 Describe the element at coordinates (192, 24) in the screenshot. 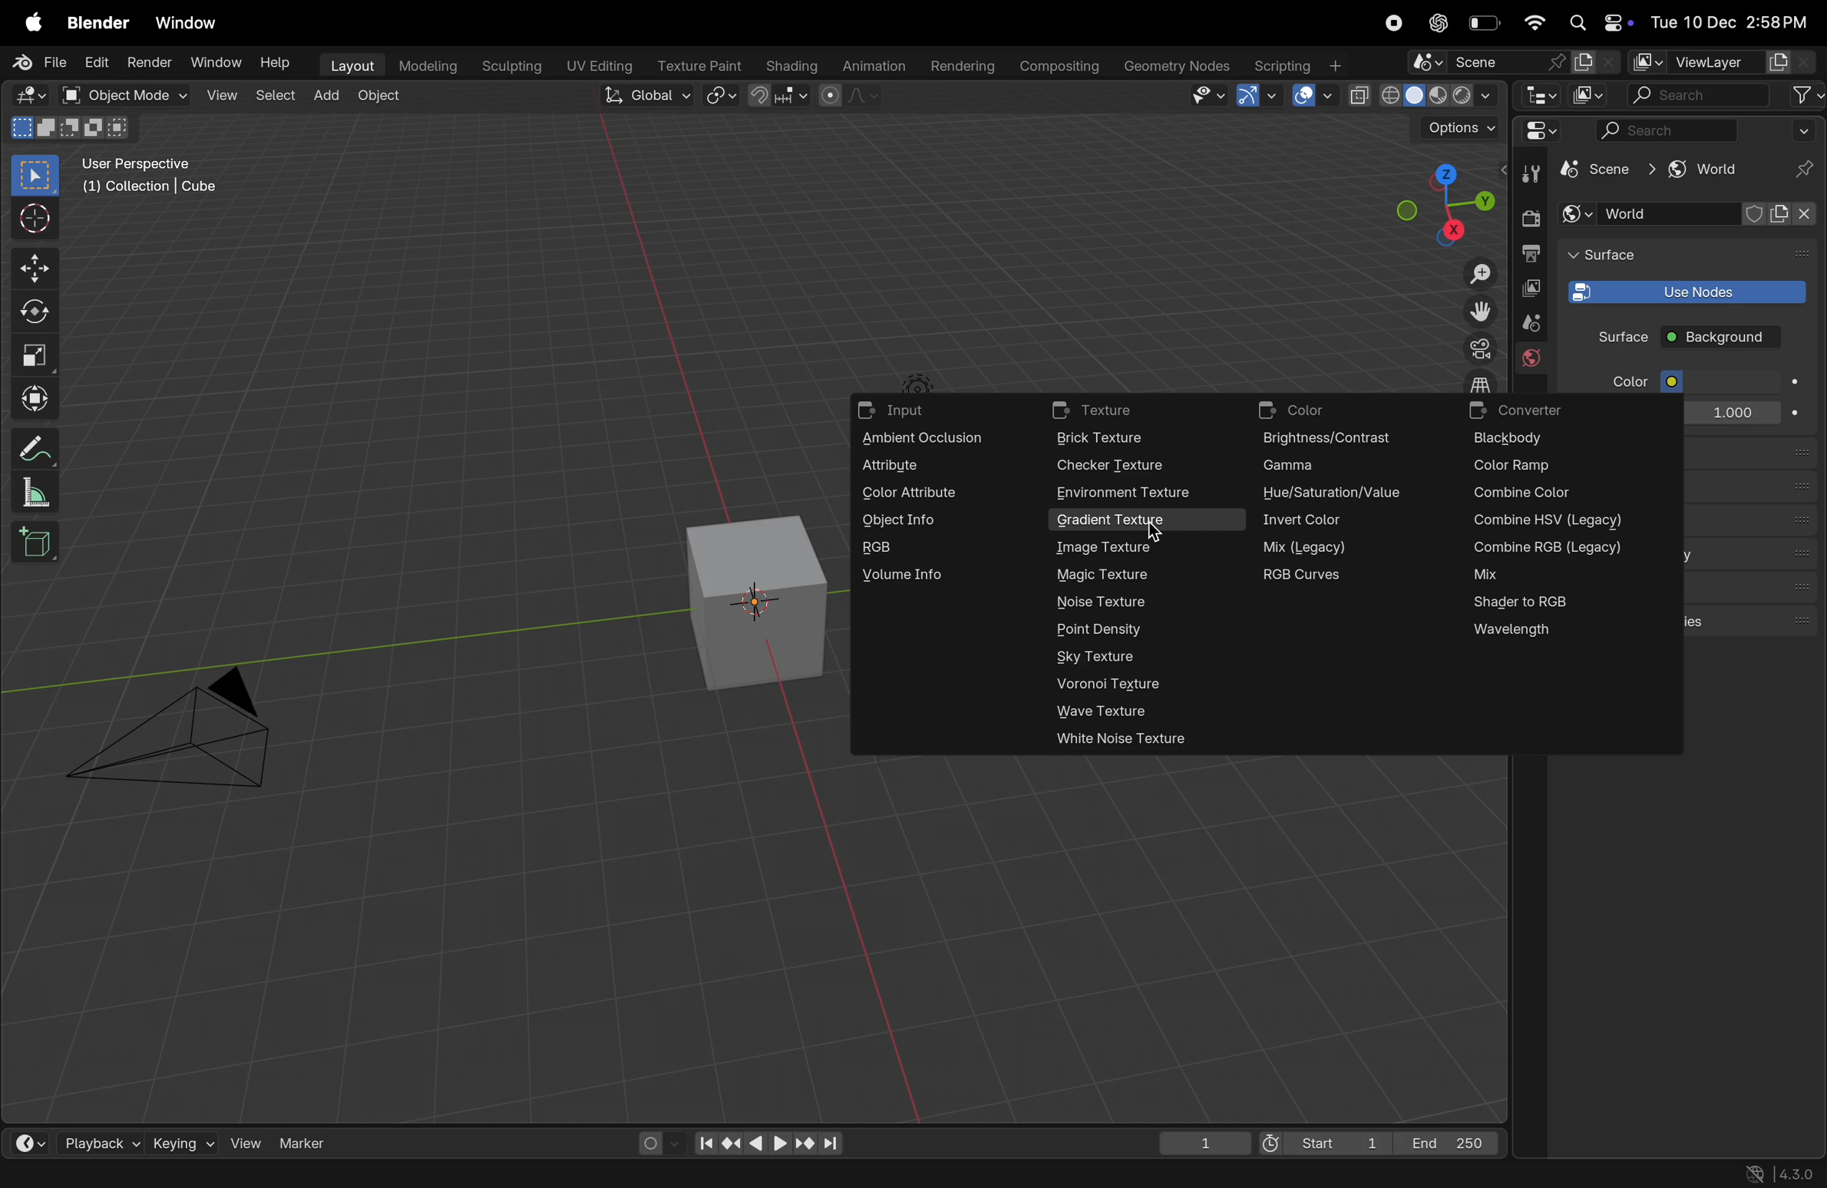

I see `Window` at that location.